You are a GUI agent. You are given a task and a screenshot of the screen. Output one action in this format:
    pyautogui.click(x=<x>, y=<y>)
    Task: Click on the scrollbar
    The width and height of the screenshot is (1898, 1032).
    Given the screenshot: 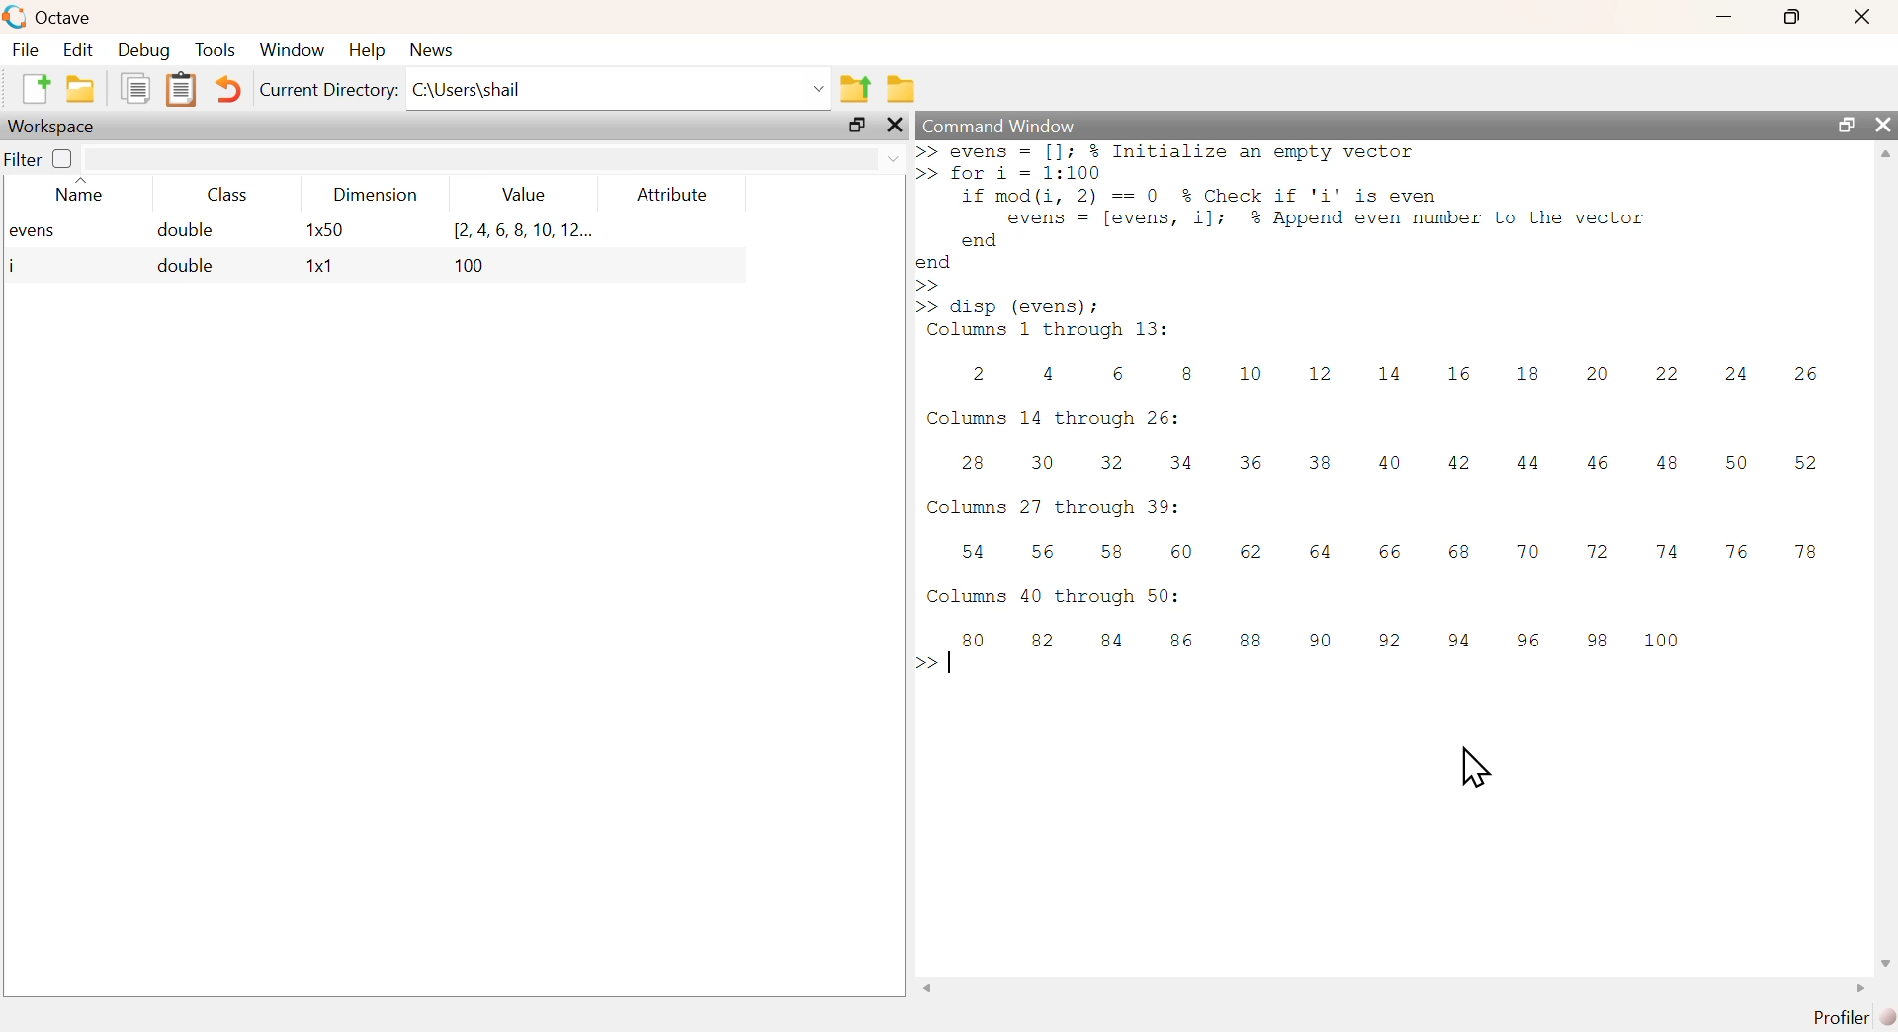 What is the action you would take?
    pyautogui.click(x=1887, y=561)
    